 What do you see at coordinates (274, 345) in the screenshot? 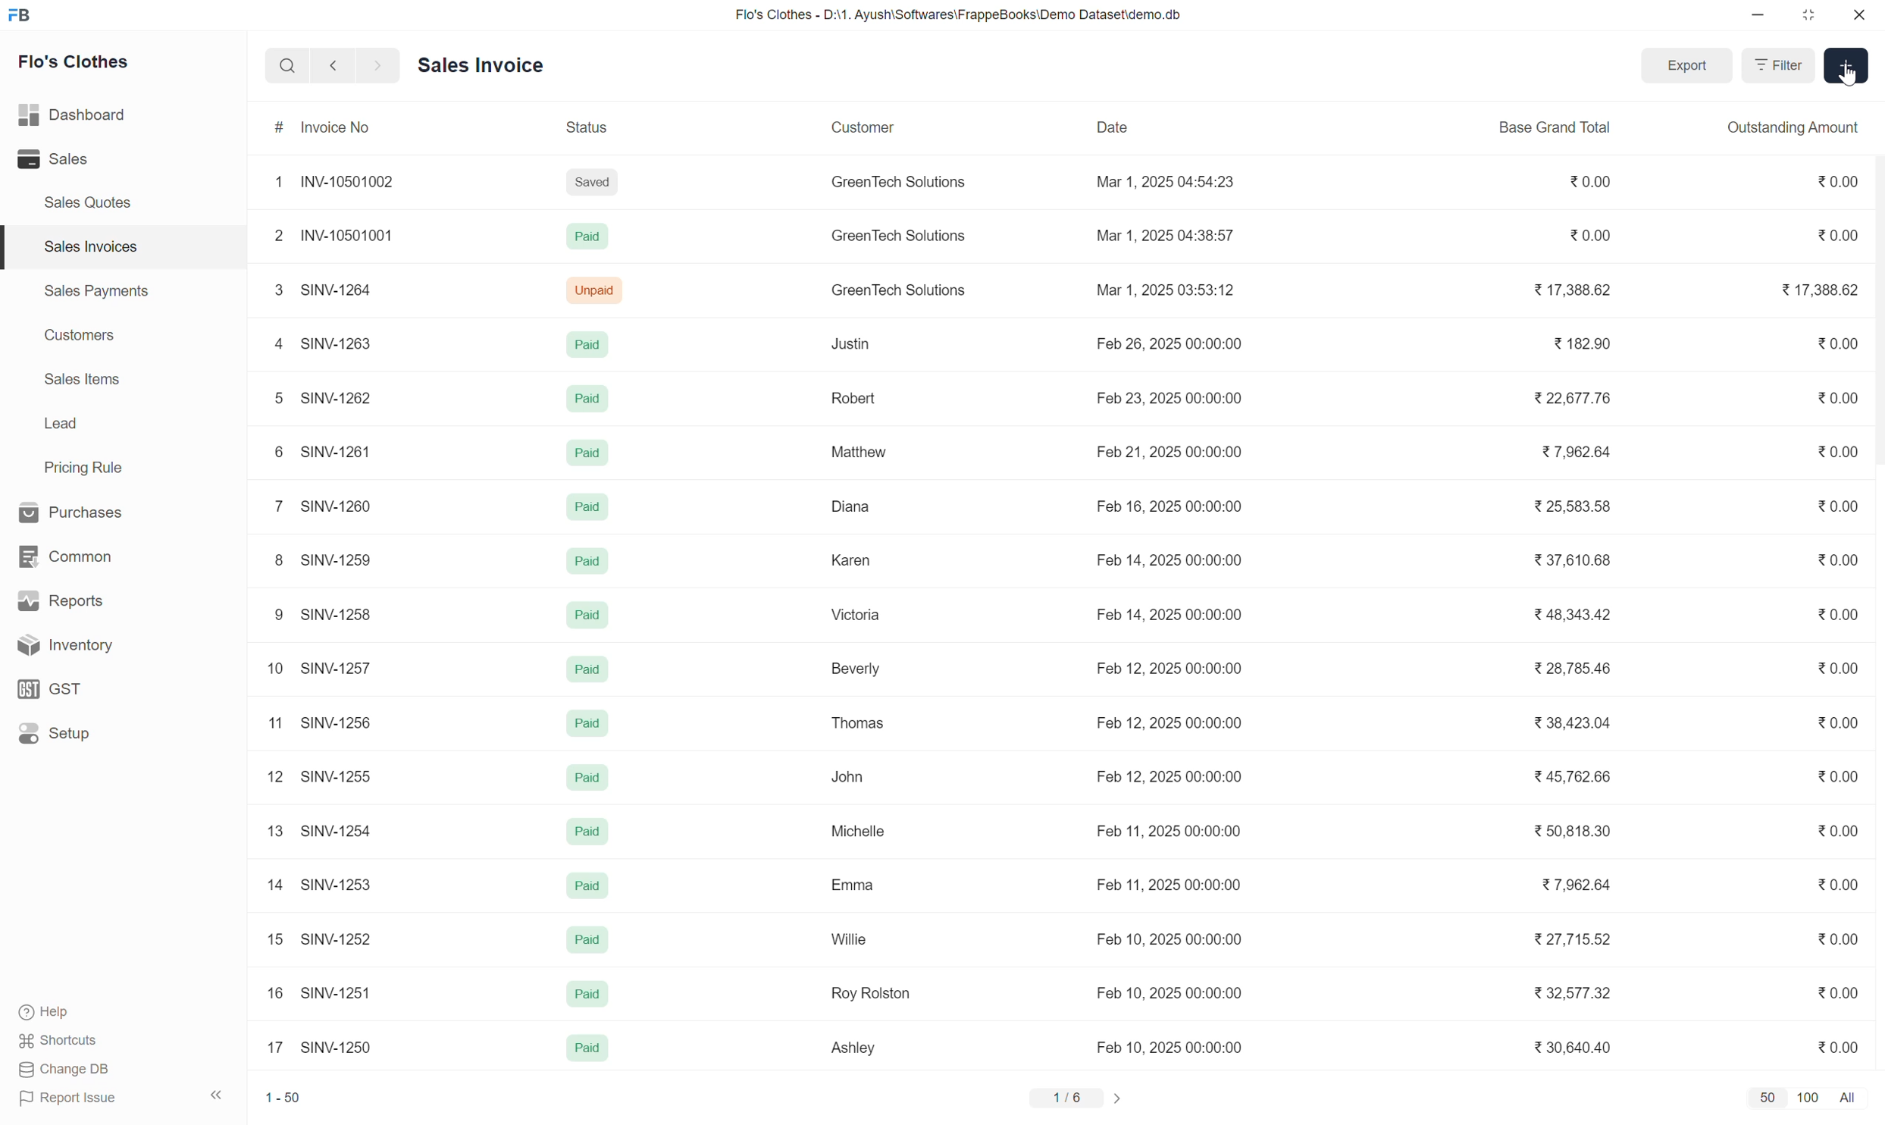
I see `4` at bounding box center [274, 345].